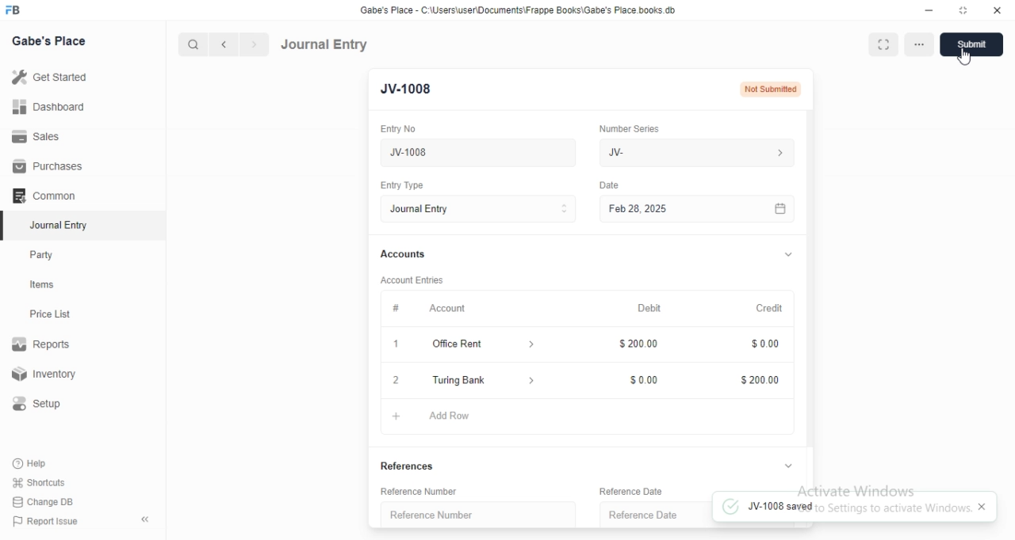 The width and height of the screenshot is (1015, 540). Describe the element at coordinates (39, 481) in the screenshot. I see `Shortcuts` at that location.